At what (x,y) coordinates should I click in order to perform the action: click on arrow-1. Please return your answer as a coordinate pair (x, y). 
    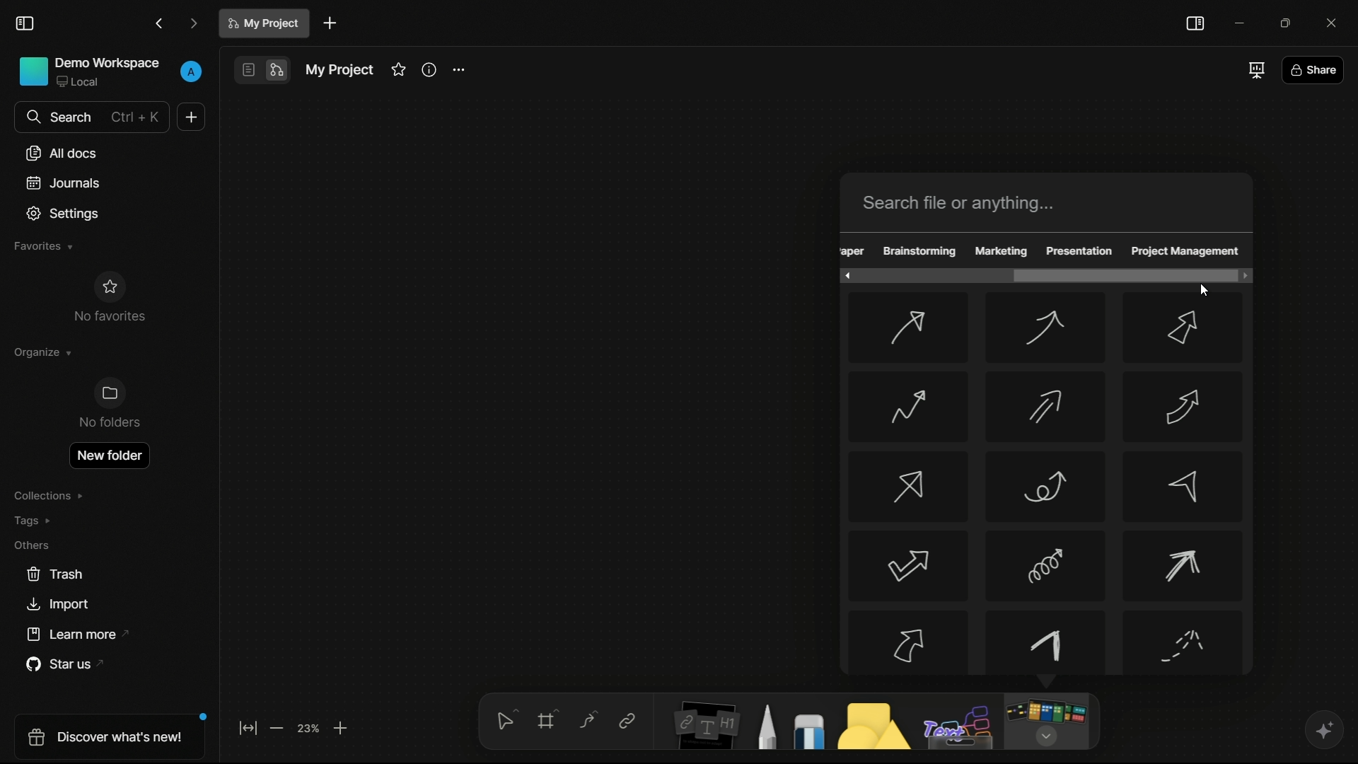
    Looking at the image, I should click on (907, 328).